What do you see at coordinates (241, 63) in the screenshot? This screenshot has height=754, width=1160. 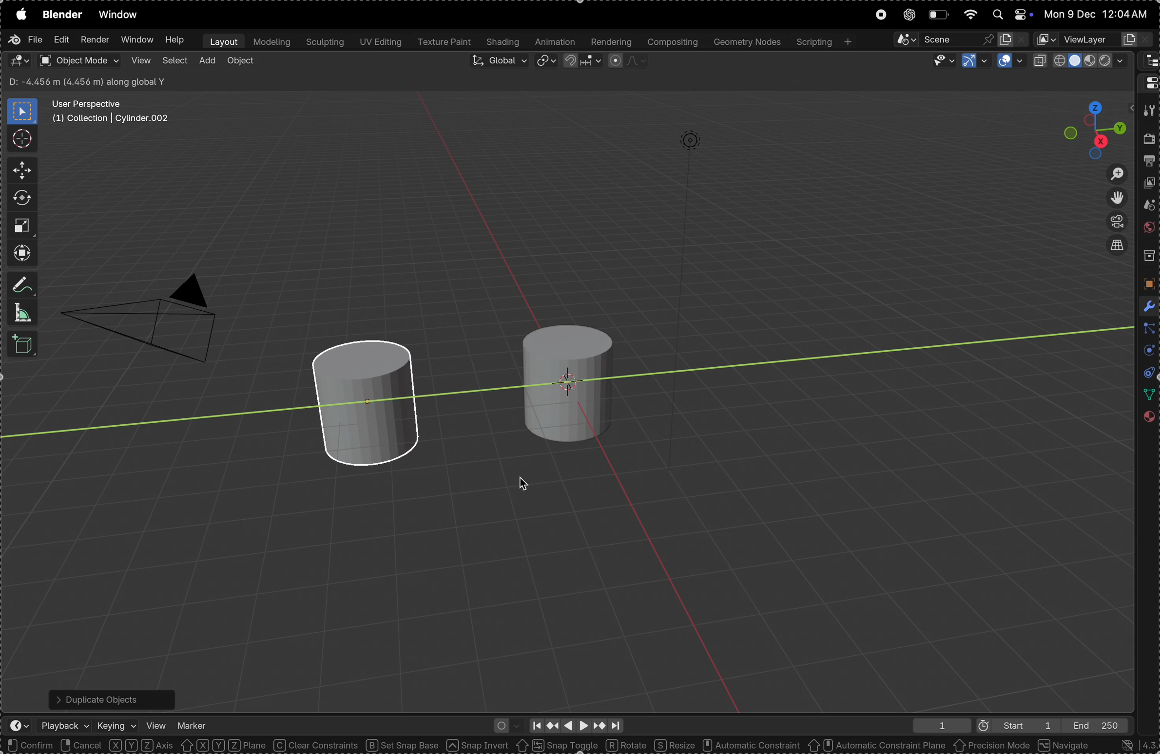 I see `object` at bounding box center [241, 63].